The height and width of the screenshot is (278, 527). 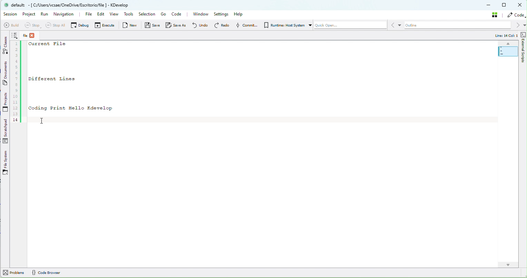 I want to click on Commit, so click(x=246, y=25).